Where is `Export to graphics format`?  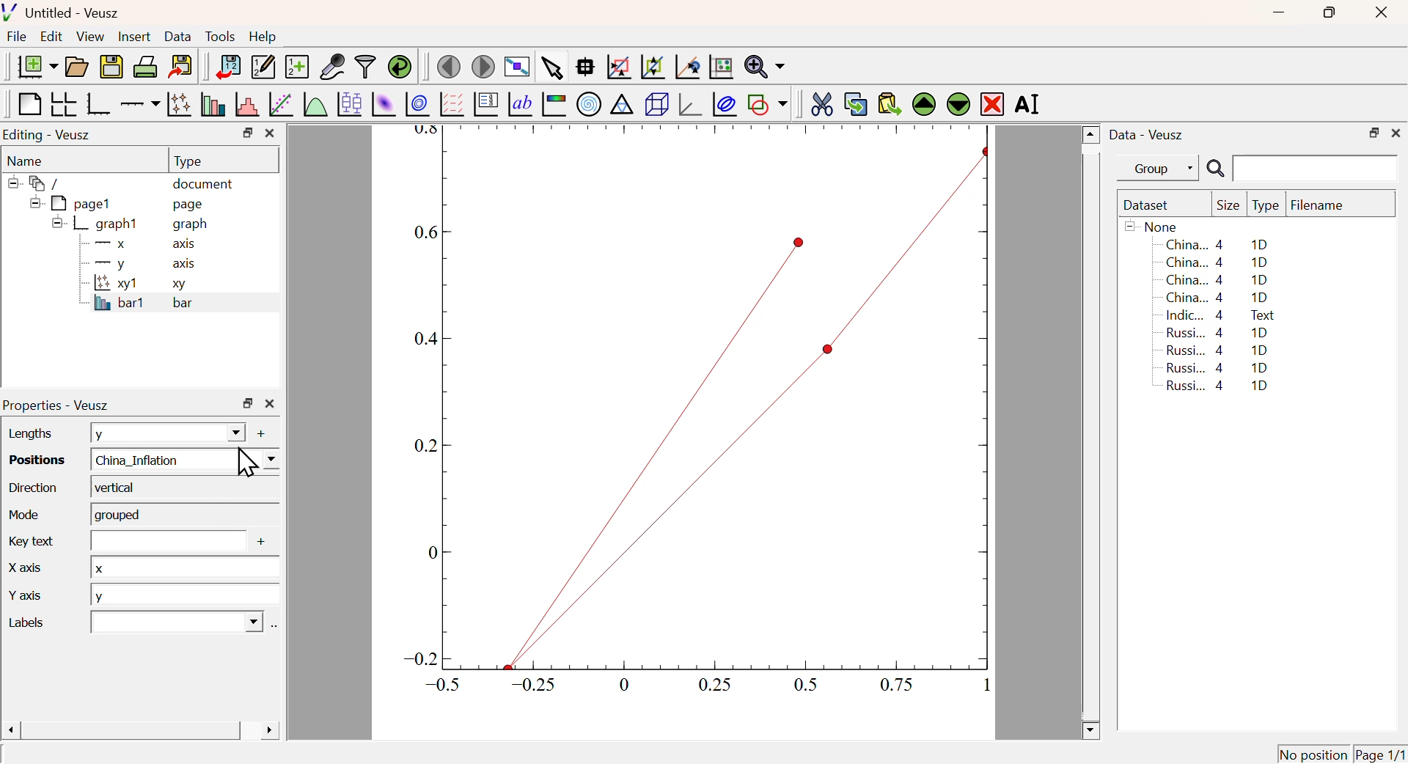
Export to graphics format is located at coordinates (181, 65).